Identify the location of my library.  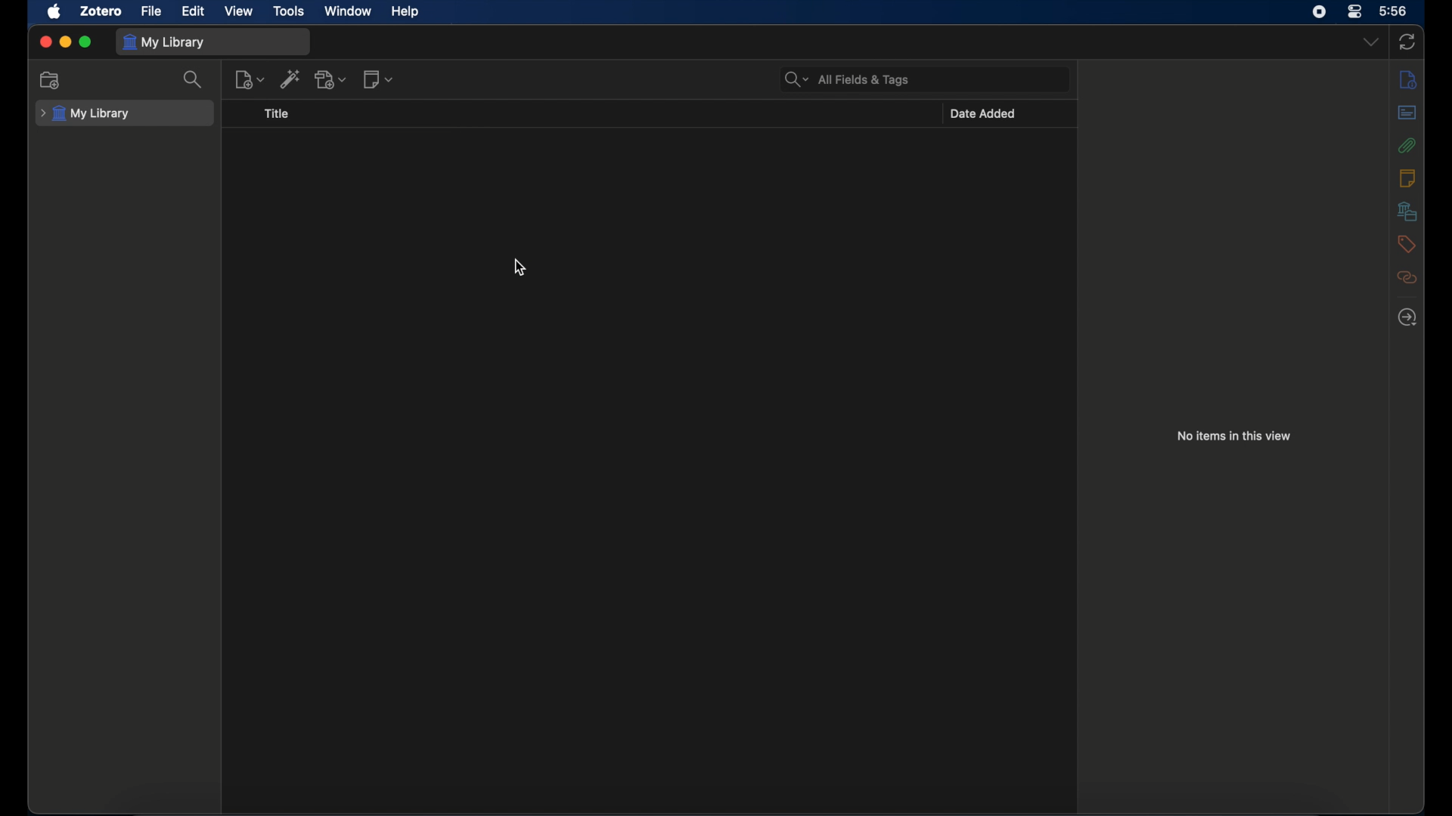
(85, 114).